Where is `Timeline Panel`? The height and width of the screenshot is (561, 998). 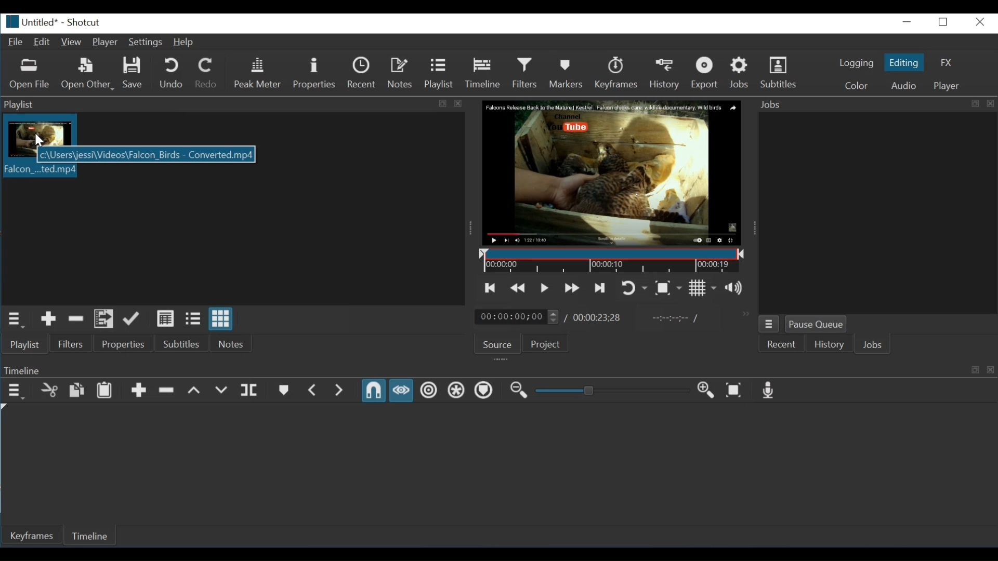 Timeline Panel is located at coordinates (498, 370).